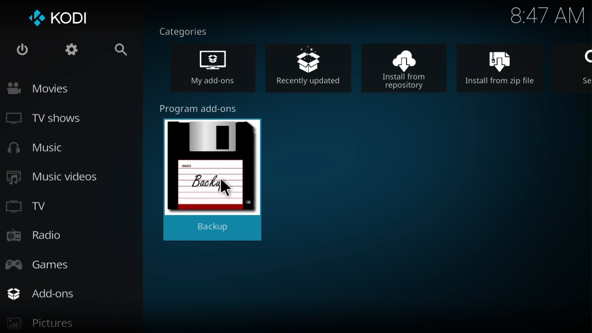  I want to click on Categories, so click(188, 31).